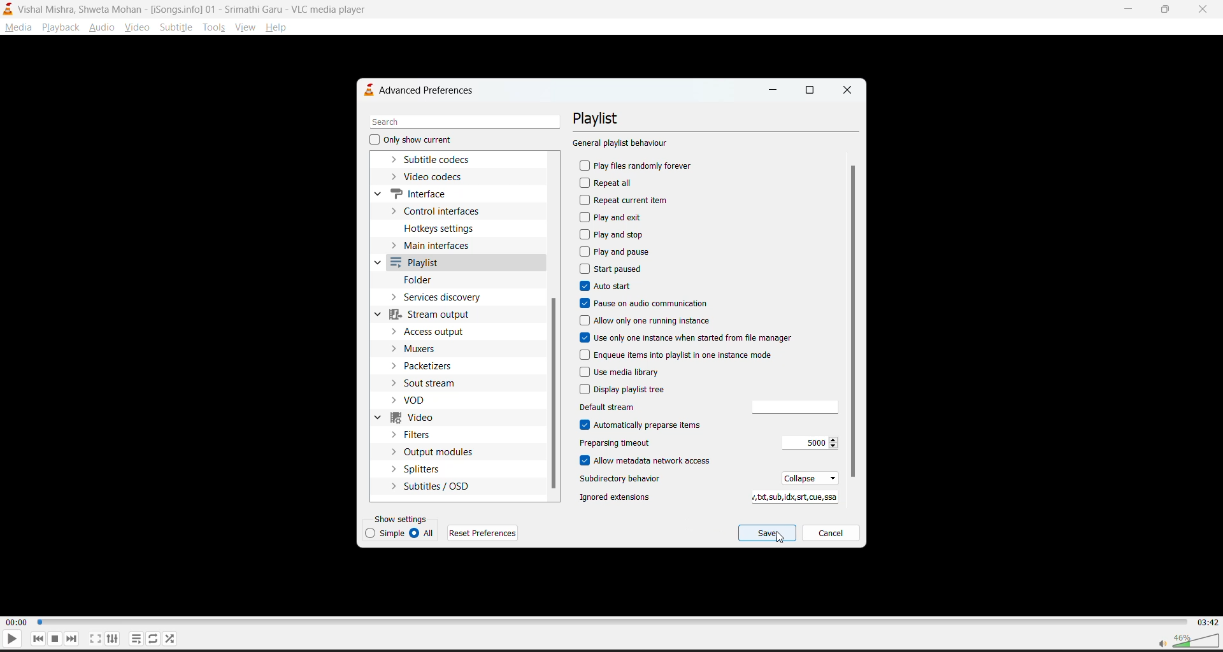 The height and width of the screenshot is (652, 1223). Describe the element at coordinates (615, 252) in the screenshot. I see `play and pause` at that location.